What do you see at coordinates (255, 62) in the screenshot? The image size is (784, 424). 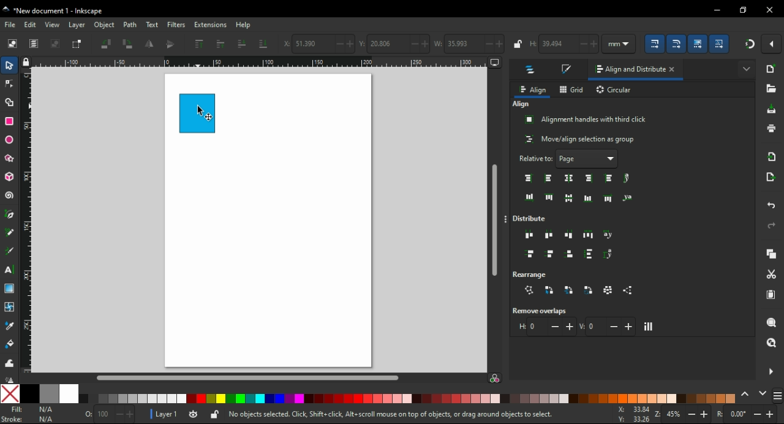 I see `Horizontal ruler` at bounding box center [255, 62].